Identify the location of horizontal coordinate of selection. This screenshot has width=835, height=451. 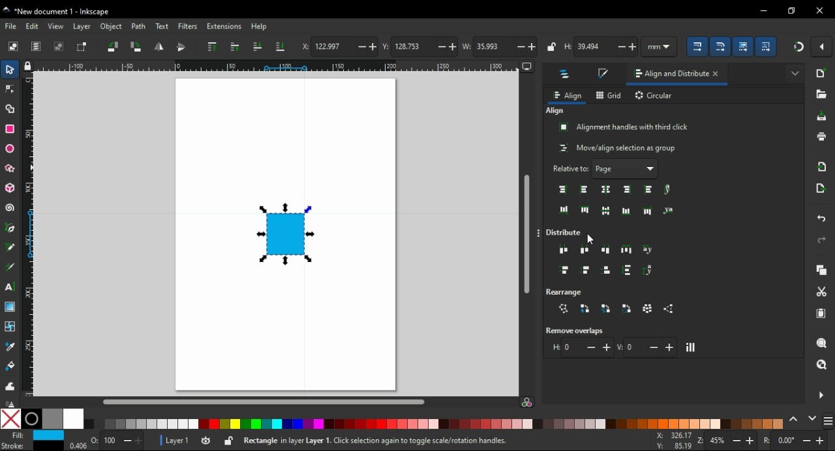
(339, 48).